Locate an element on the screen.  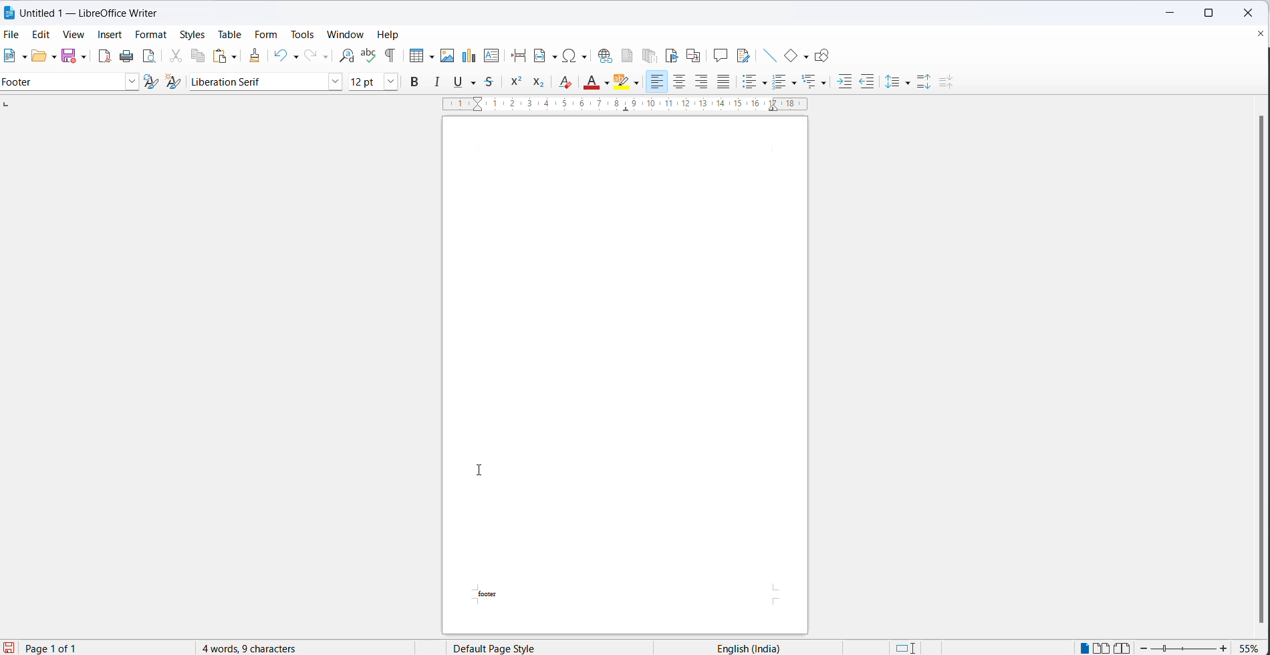
italic is located at coordinates (438, 83).